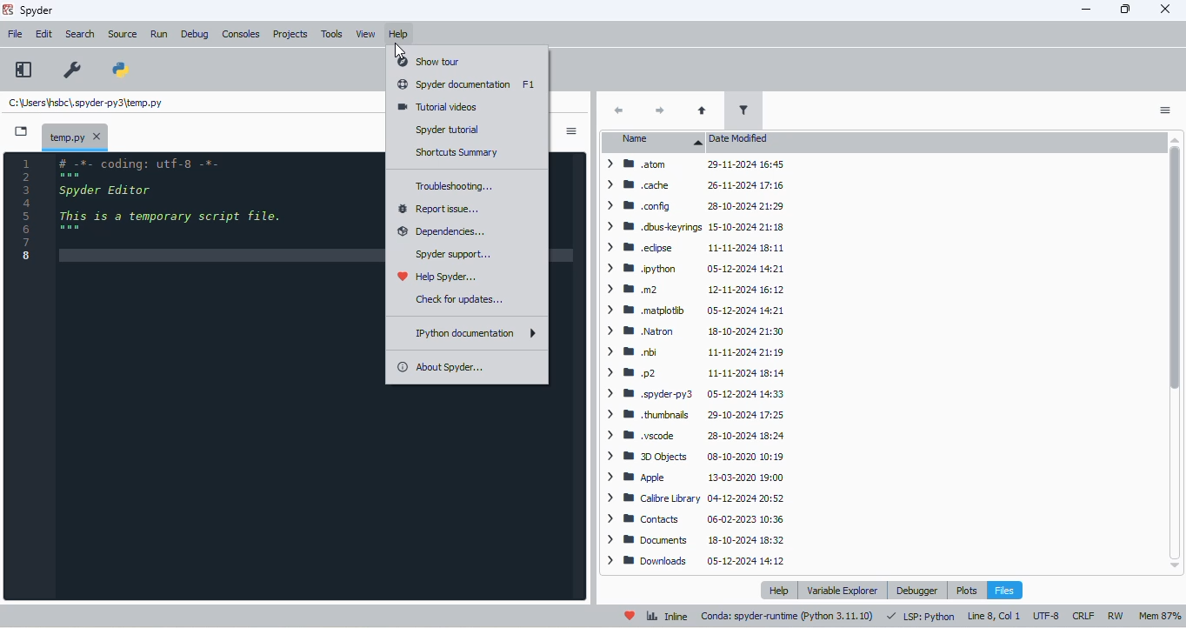 This screenshot has width=1186, height=628. What do you see at coordinates (691, 434) in the screenshot?
I see `> ® .vscode 28-10-2024 18:24` at bounding box center [691, 434].